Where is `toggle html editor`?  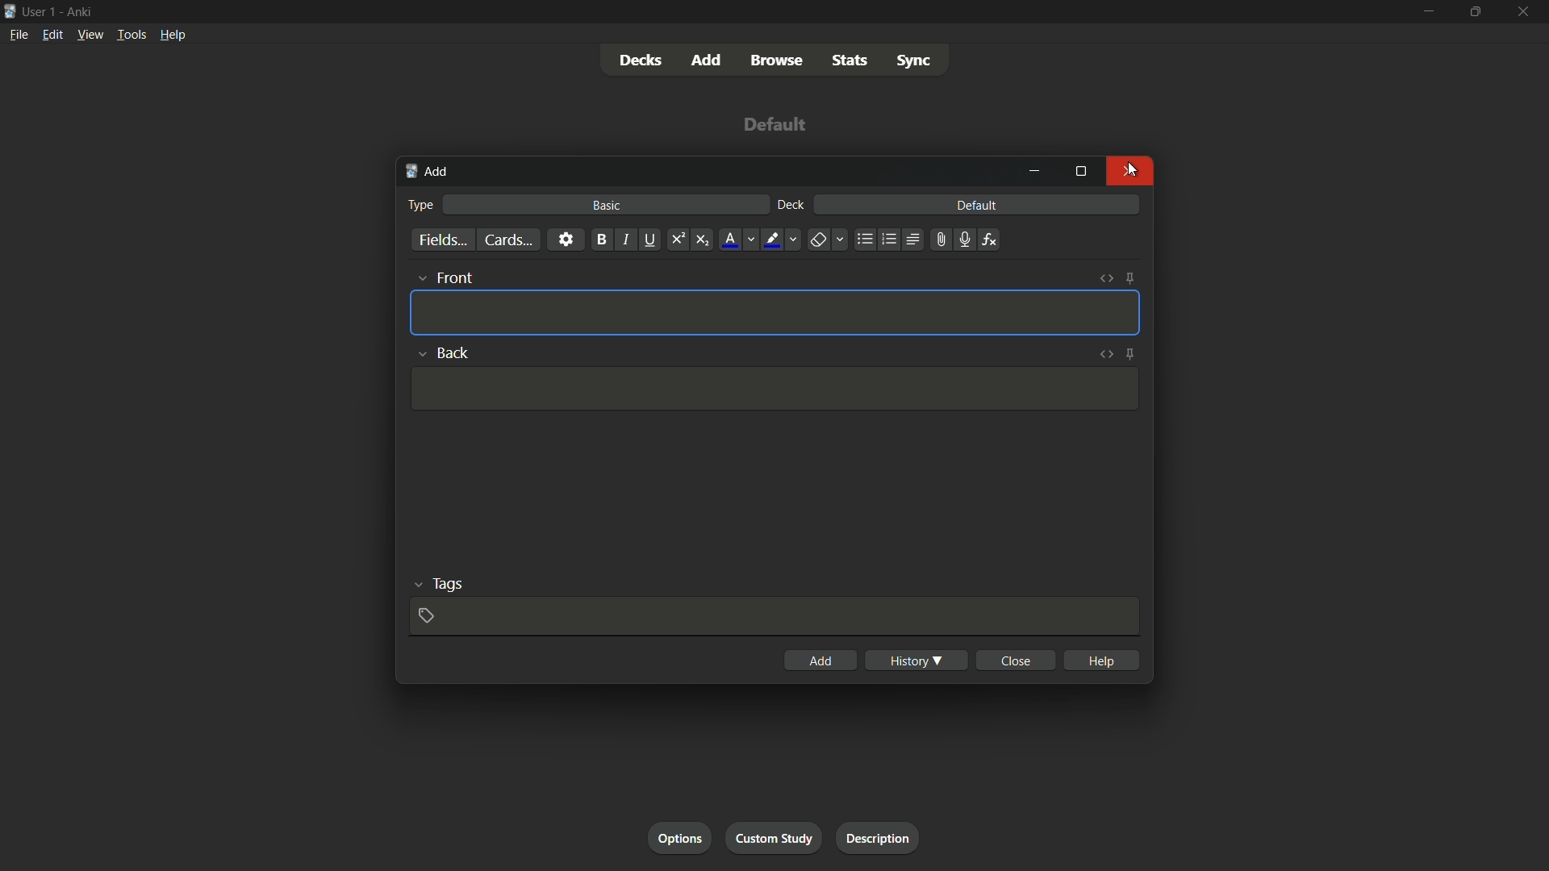
toggle html editor is located at coordinates (1106, 277).